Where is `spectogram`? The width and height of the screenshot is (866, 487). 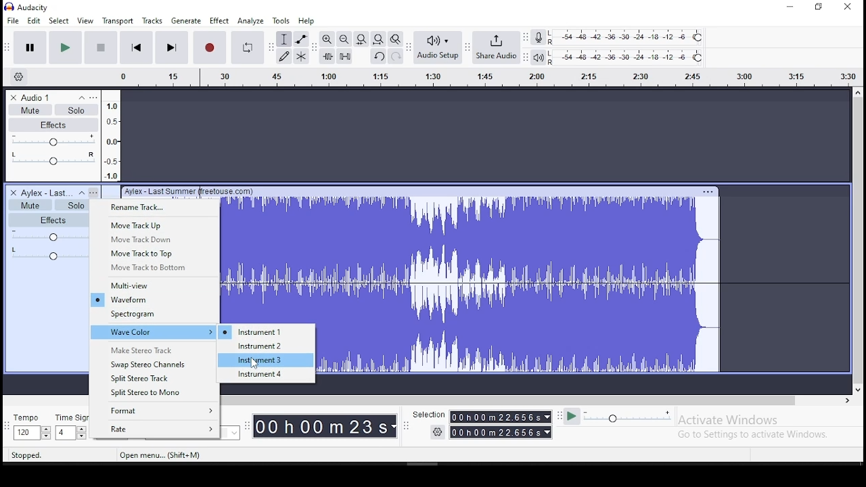
spectogram is located at coordinates (154, 315).